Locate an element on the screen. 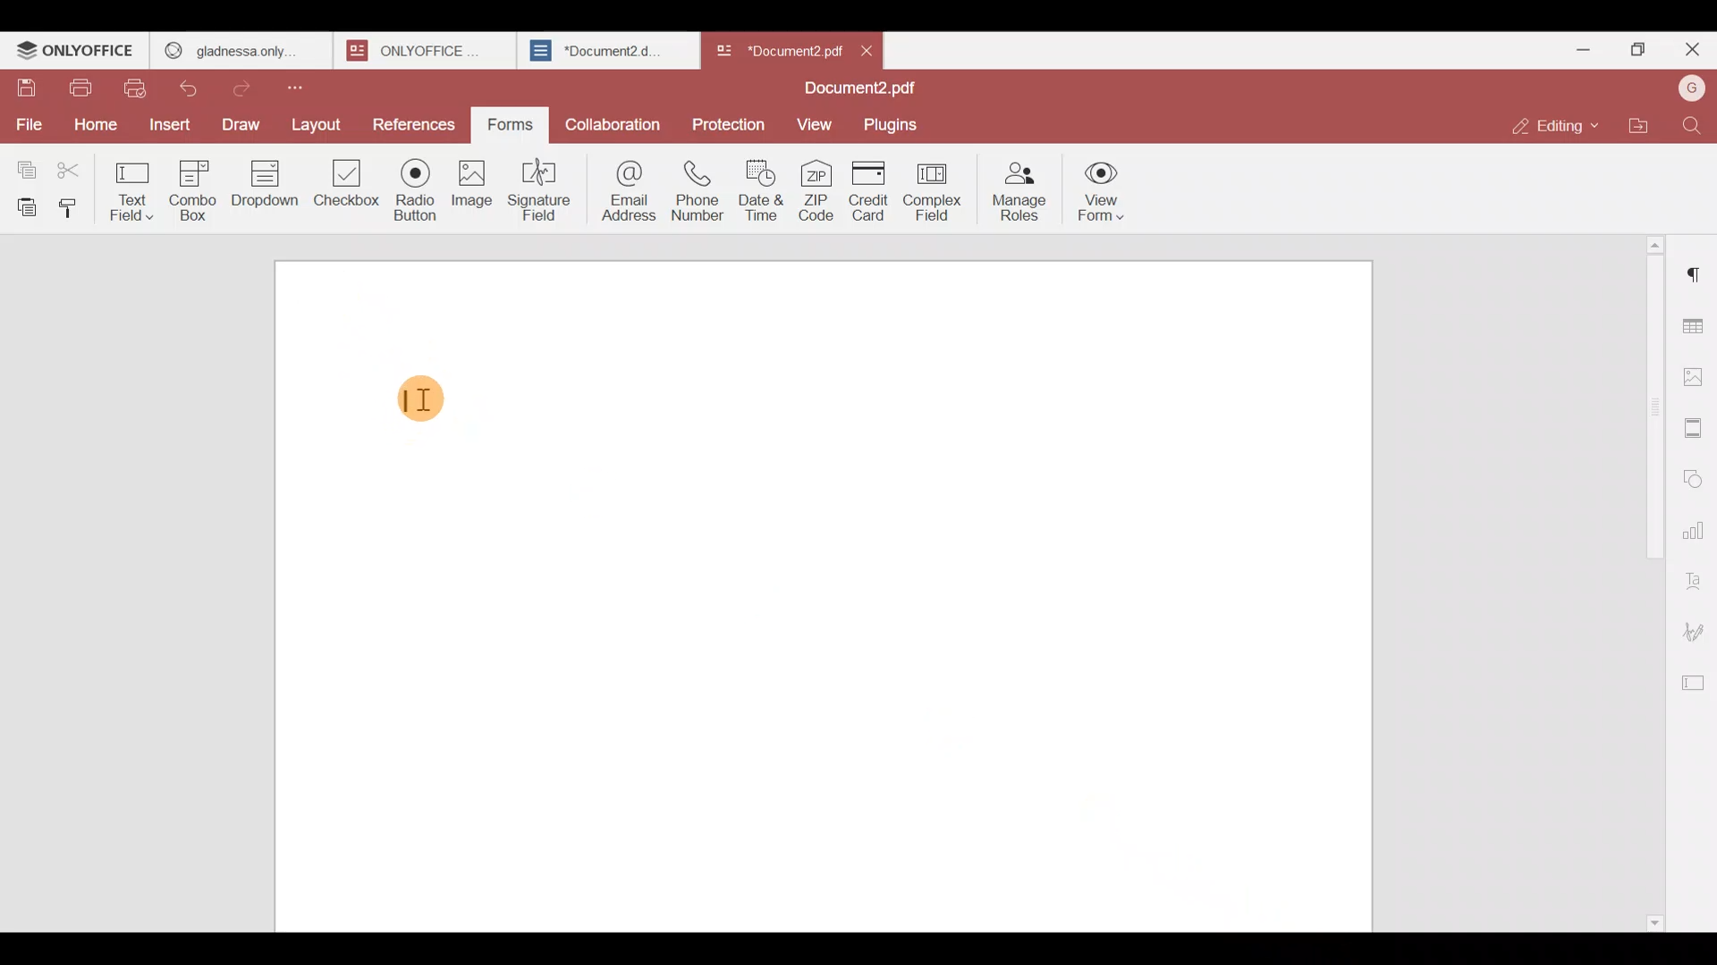  Phone number is located at coordinates (699, 189).